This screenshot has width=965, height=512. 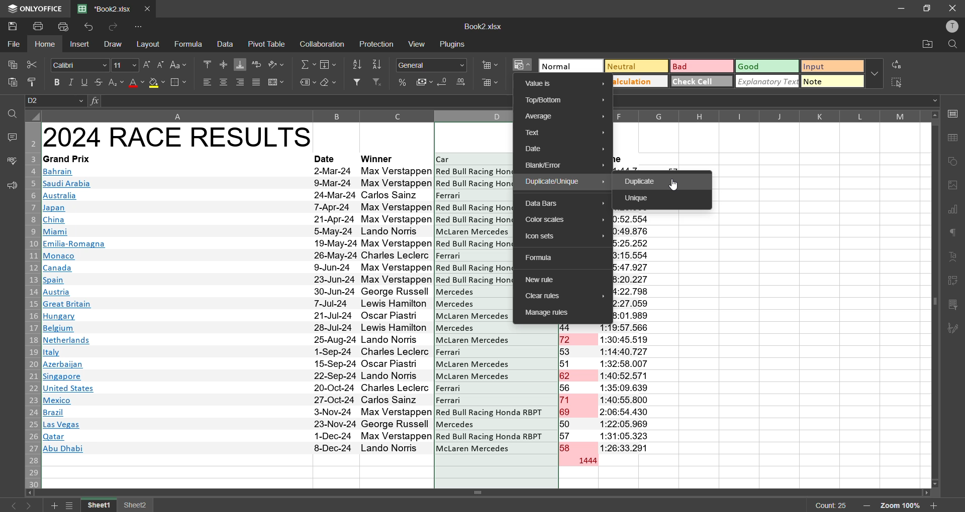 I want to click on font size, so click(x=124, y=64).